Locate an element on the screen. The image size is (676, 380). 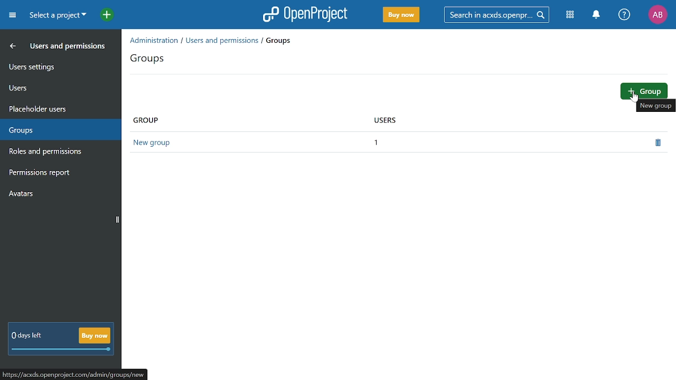
current page web address "htps://acxds.openproject.com/admin/groups " is located at coordinates (73, 374).